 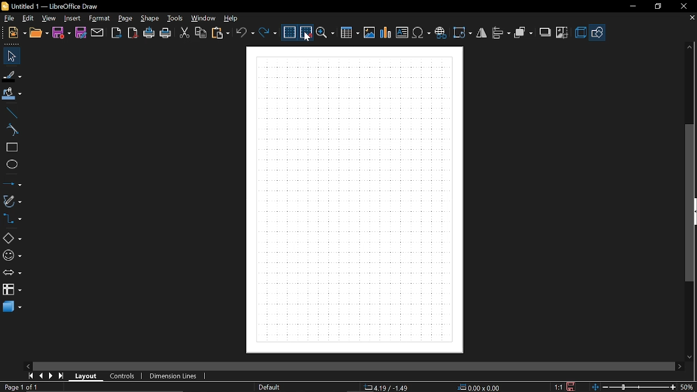 What do you see at coordinates (307, 37) in the screenshot?
I see `Cursor` at bounding box center [307, 37].